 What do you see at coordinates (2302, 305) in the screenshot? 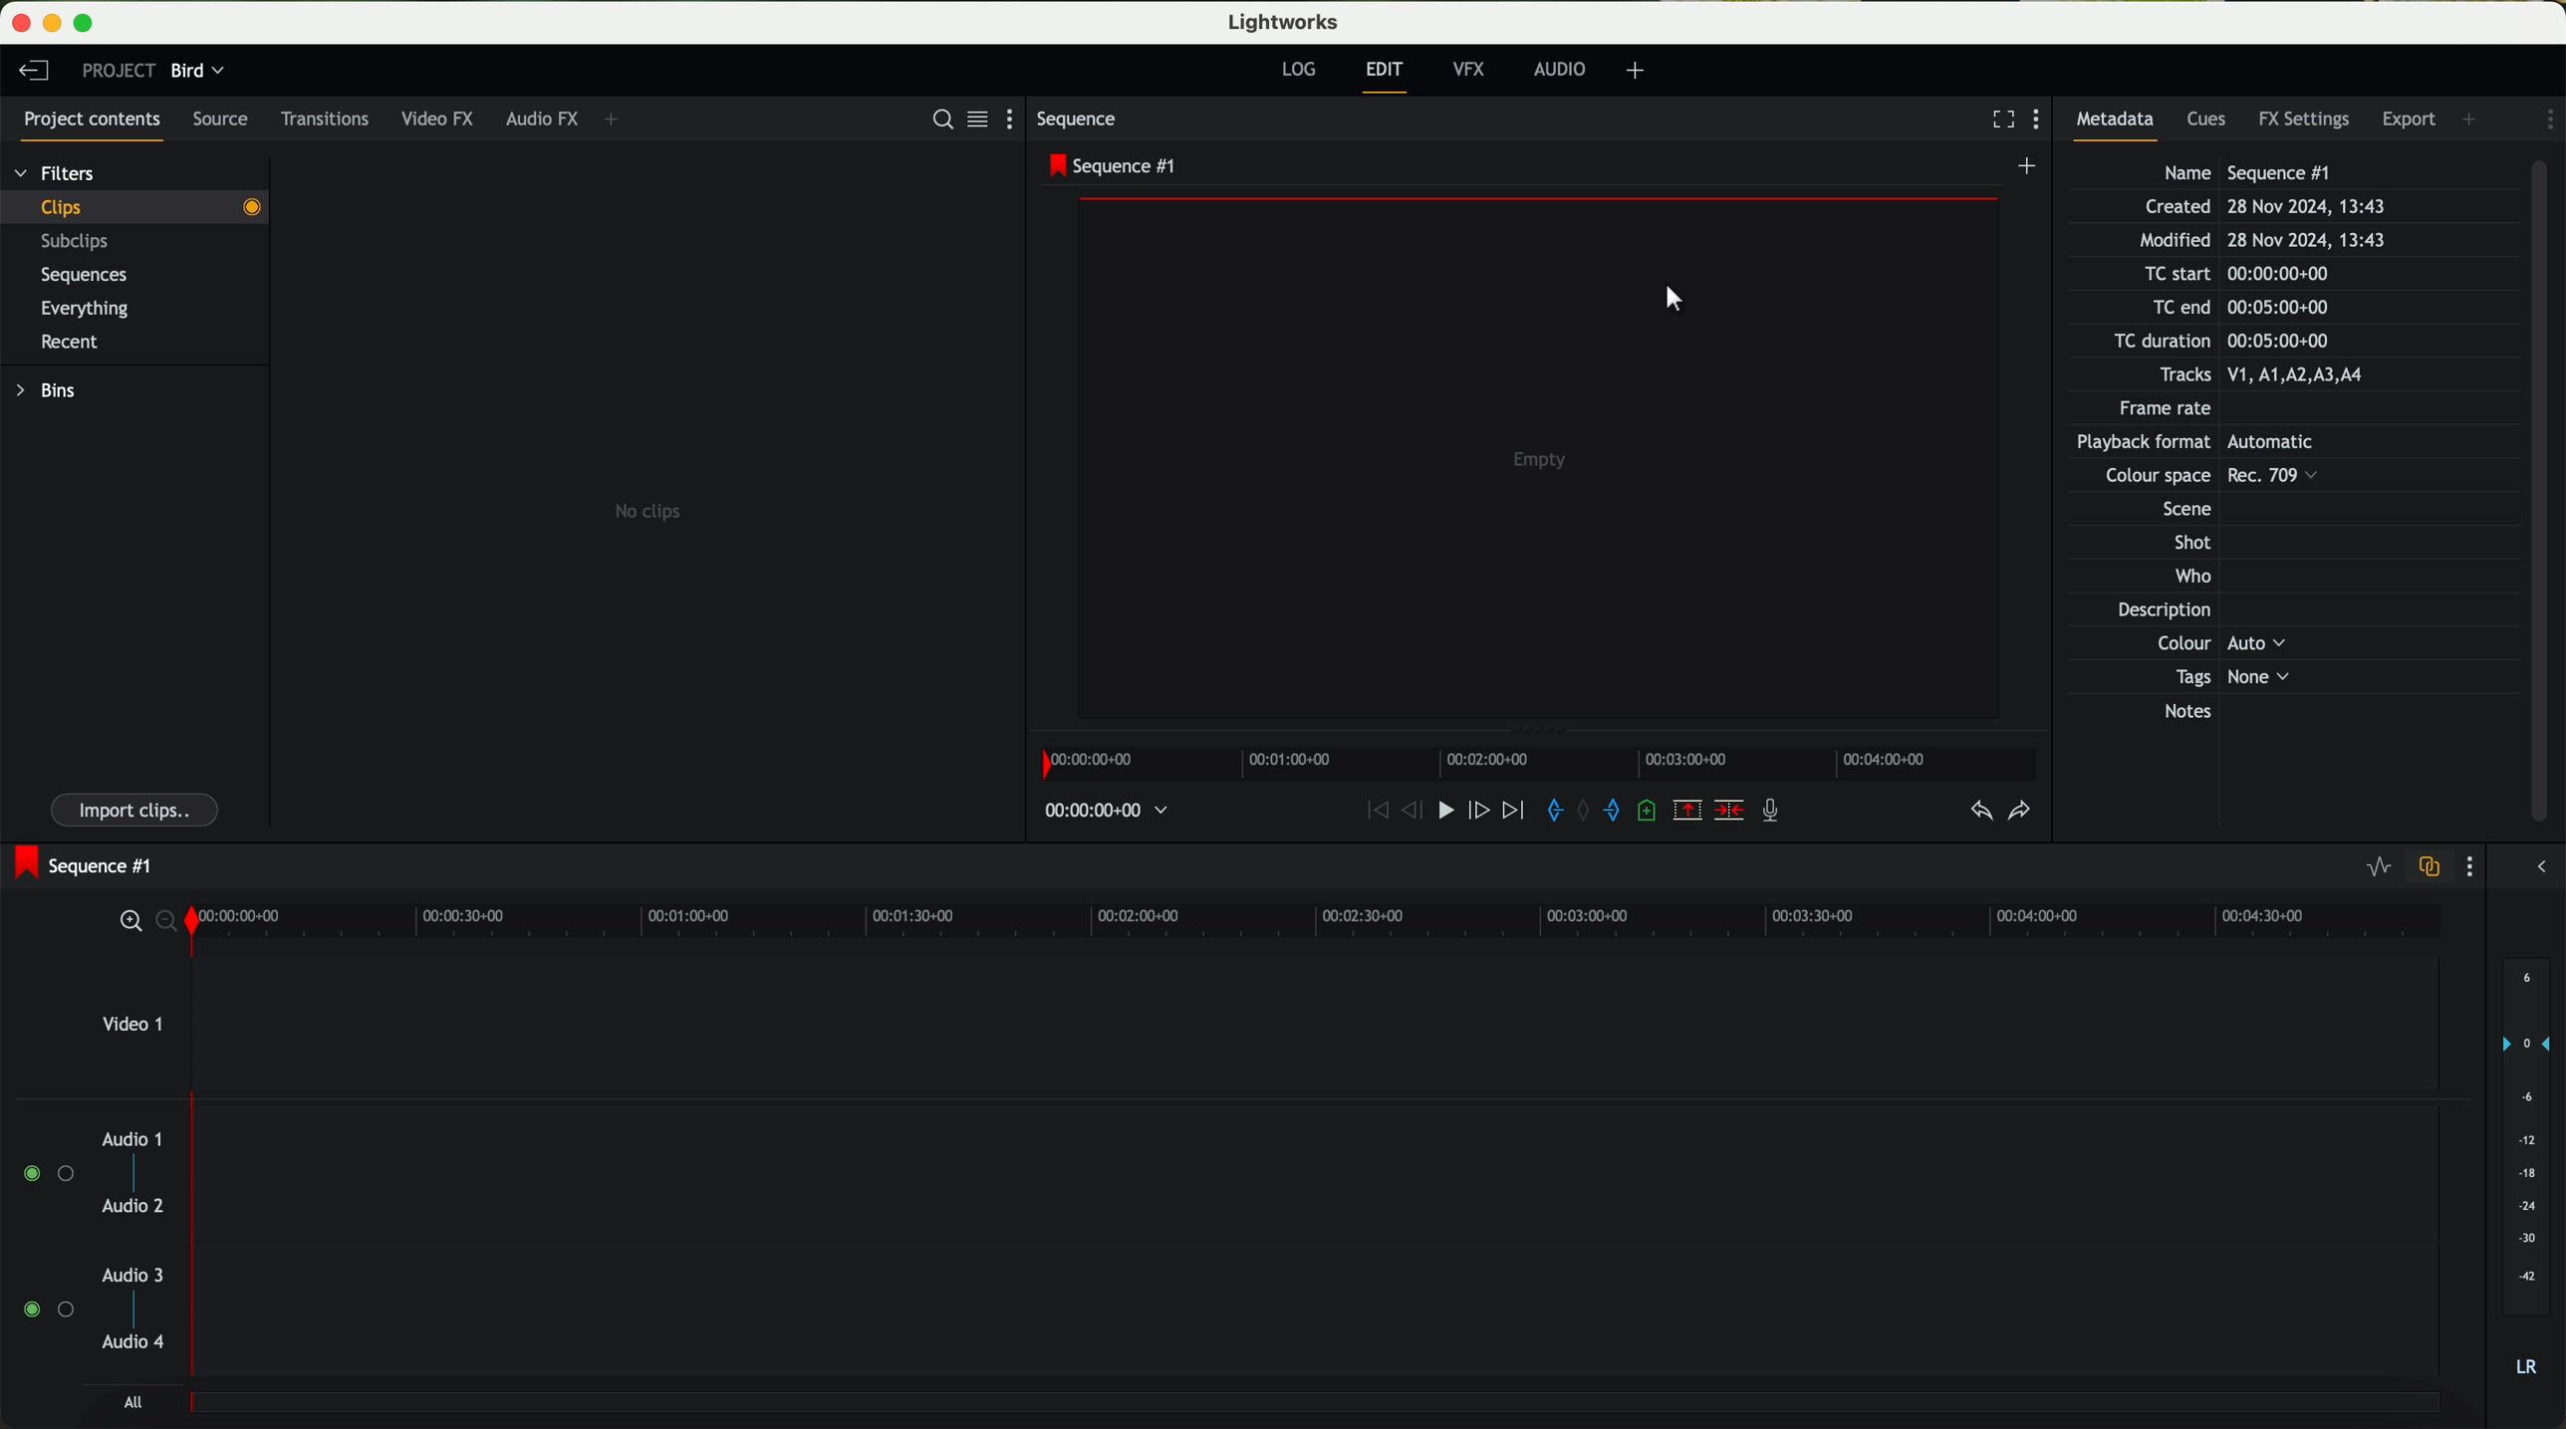
I see `TC end` at bounding box center [2302, 305].